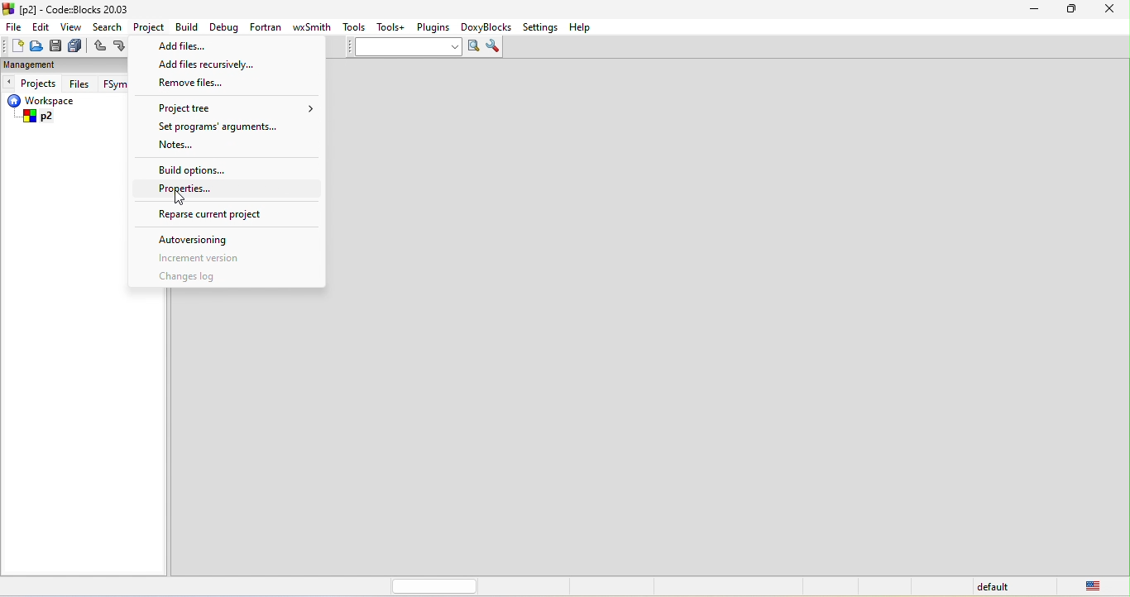  I want to click on undo, so click(101, 46).